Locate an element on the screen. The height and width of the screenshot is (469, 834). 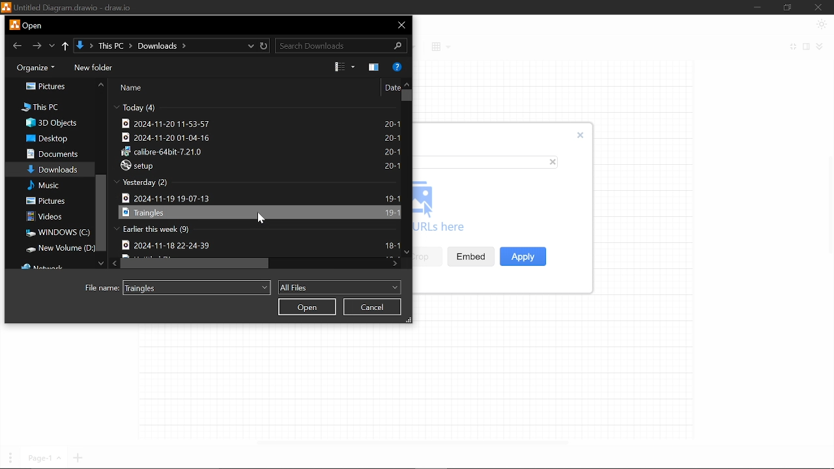
Move right in files in "Download" is located at coordinates (115, 264).